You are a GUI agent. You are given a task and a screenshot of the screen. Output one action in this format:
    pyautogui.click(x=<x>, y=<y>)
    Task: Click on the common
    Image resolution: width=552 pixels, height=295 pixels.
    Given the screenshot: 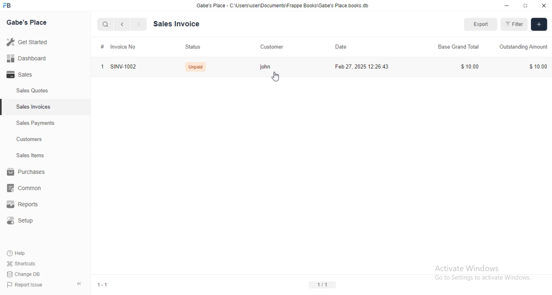 What is the action you would take?
    pyautogui.click(x=24, y=188)
    